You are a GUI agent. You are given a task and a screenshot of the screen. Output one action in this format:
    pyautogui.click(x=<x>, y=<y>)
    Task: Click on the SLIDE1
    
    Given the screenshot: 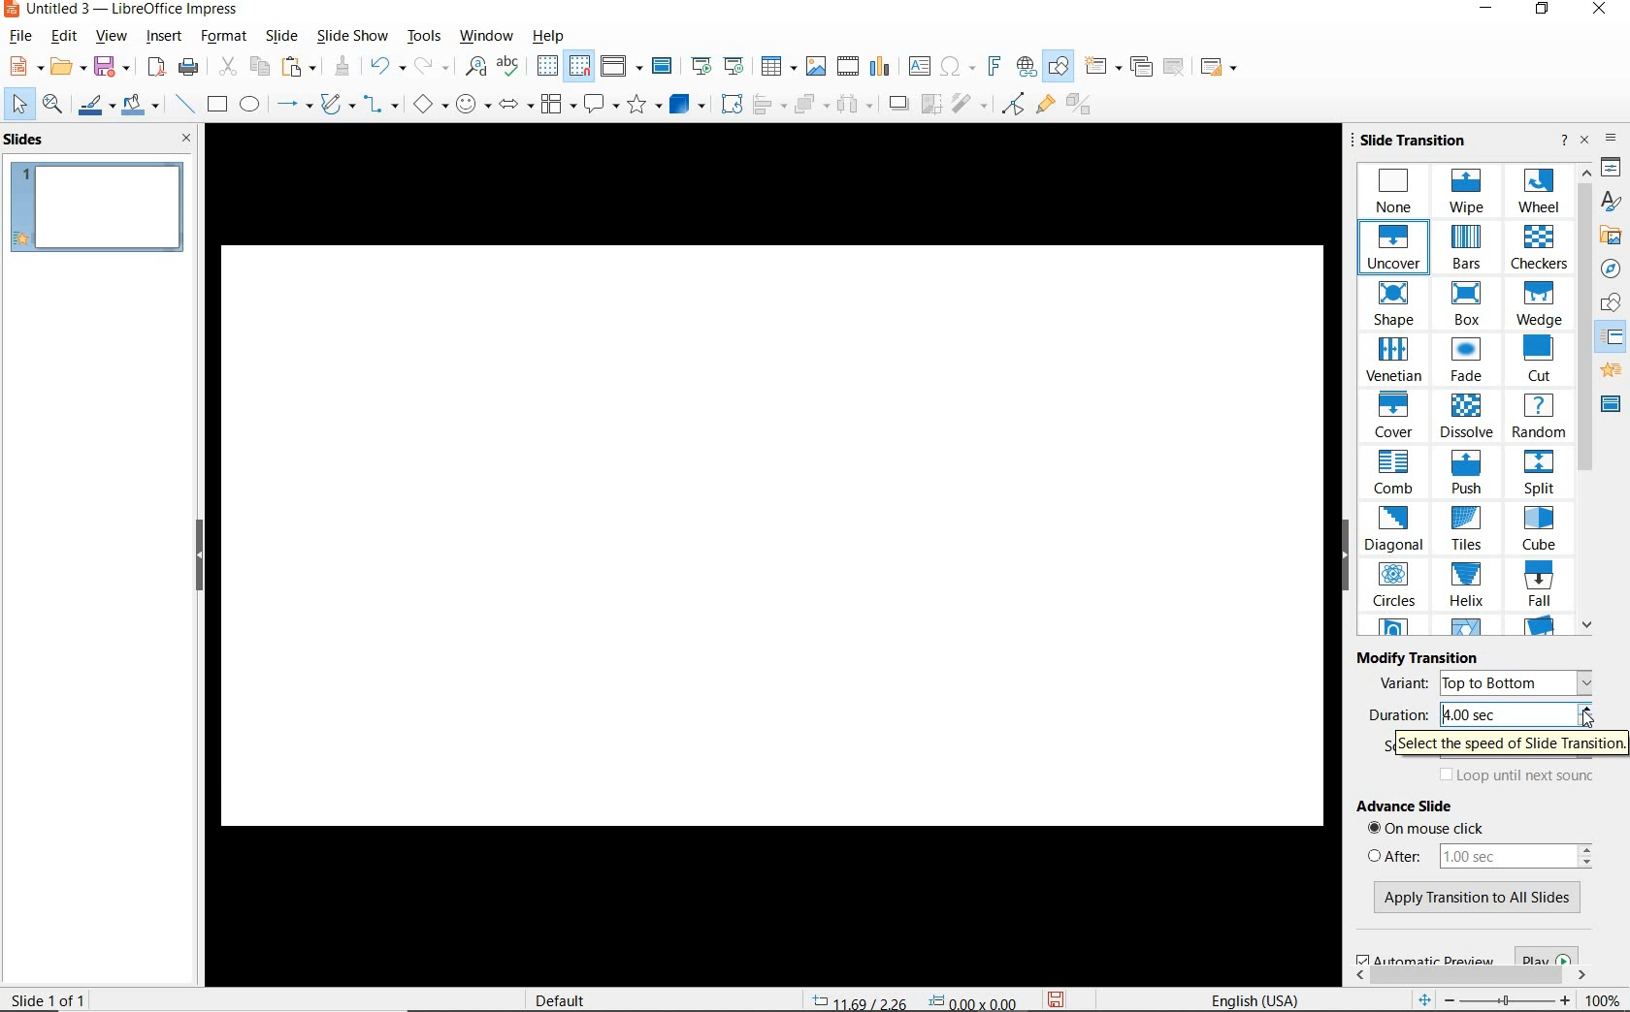 What is the action you would take?
    pyautogui.click(x=100, y=209)
    